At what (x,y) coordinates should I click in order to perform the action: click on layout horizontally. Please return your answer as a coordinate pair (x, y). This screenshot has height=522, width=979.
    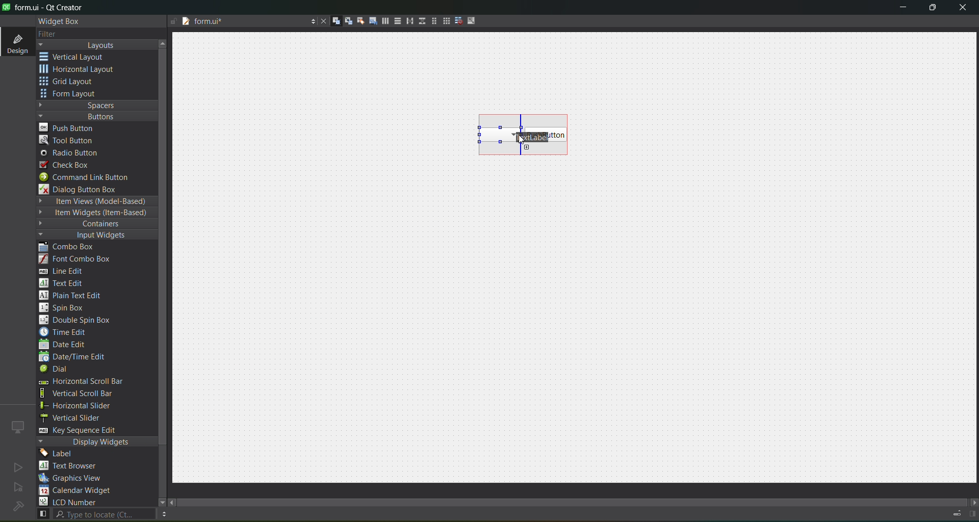
    Looking at the image, I should click on (382, 22).